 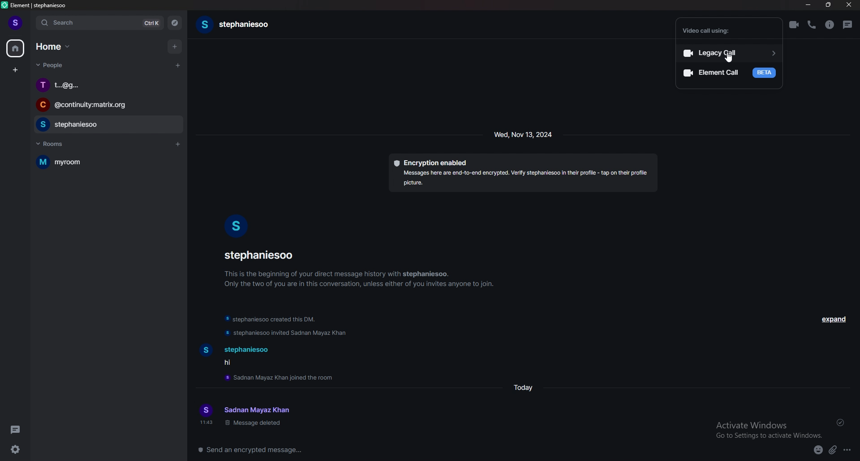 What do you see at coordinates (262, 255) in the screenshot?
I see `username` at bounding box center [262, 255].